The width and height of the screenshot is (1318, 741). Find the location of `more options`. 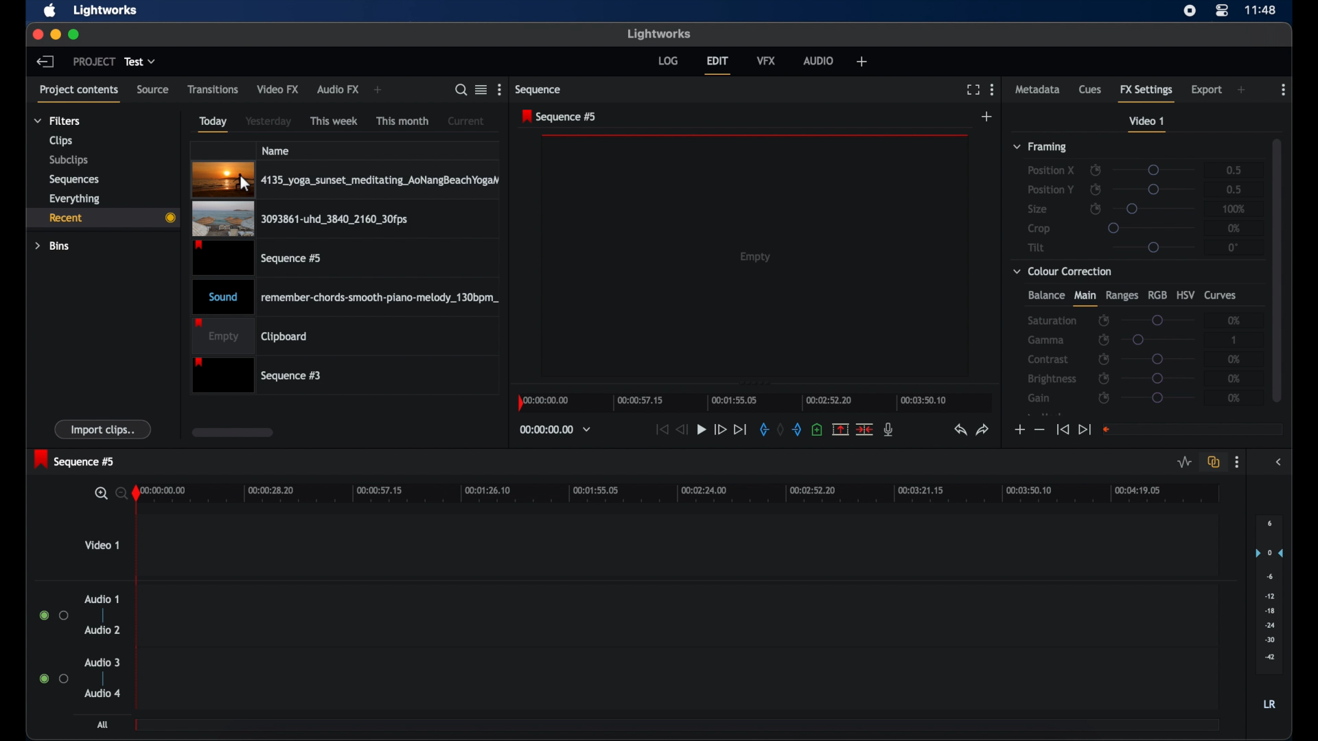

more options is located at coordinates (499, 90).